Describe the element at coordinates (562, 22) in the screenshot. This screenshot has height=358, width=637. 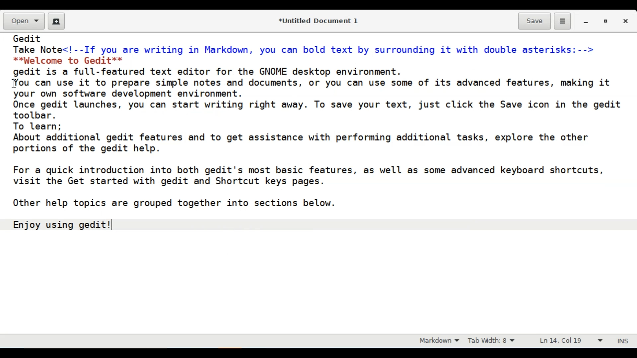
I see `Application menu` at that location.